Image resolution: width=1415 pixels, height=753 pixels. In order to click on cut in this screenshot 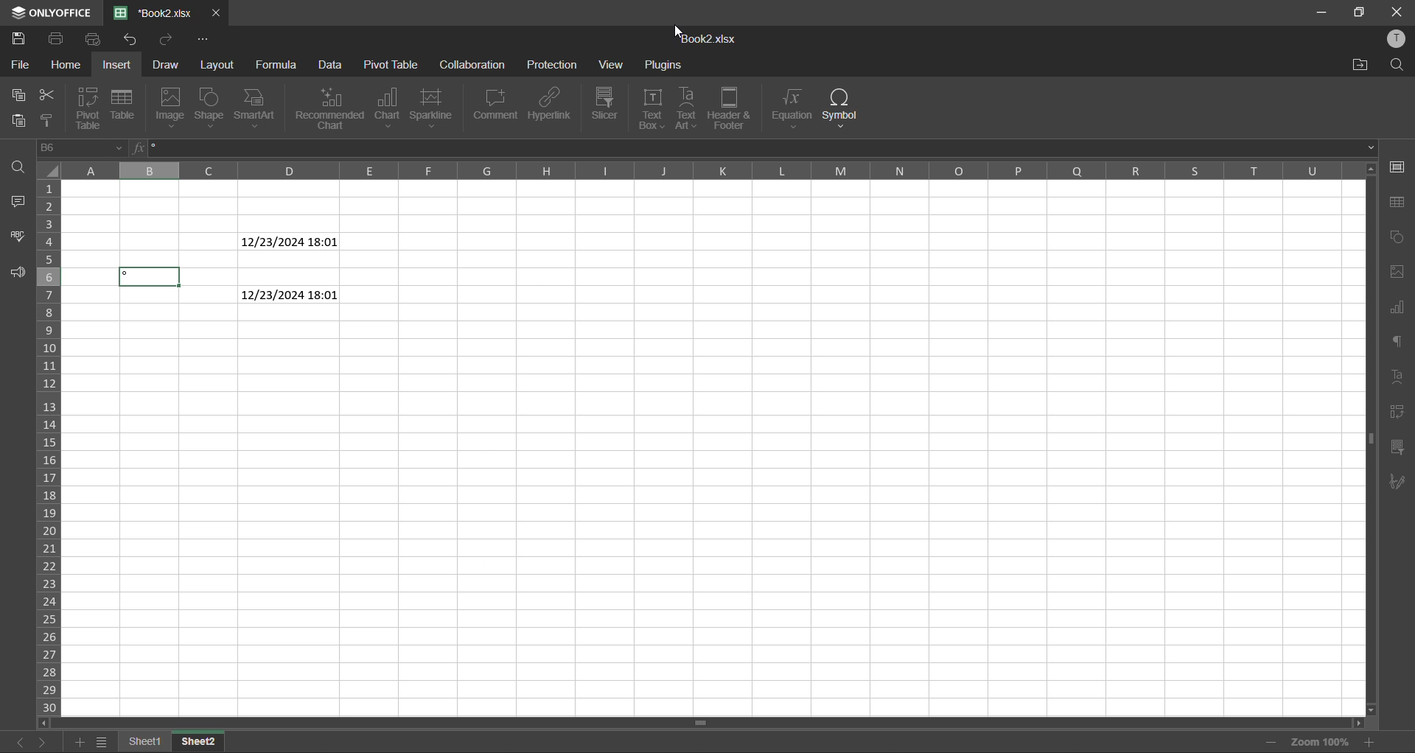, I will do `click(51, 94)`.